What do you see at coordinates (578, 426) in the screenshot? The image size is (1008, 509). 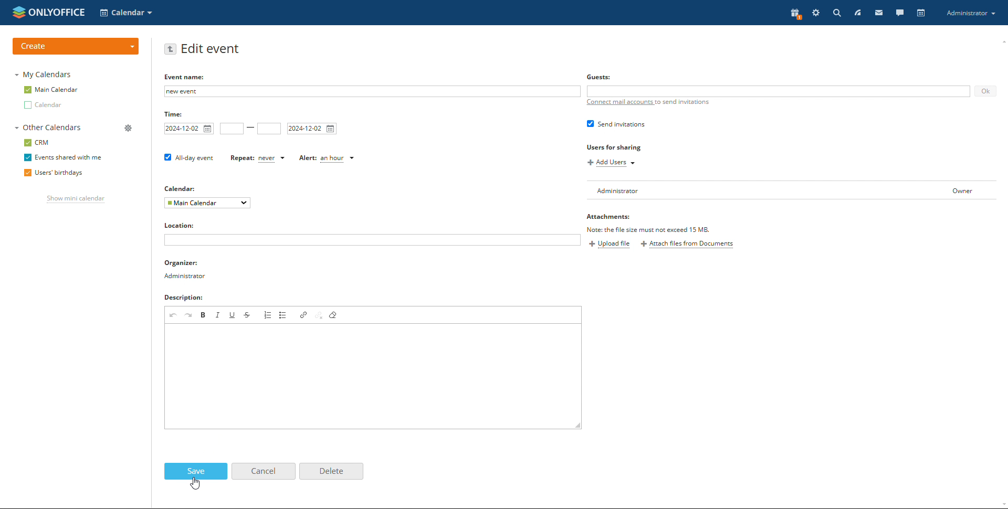 I see `resize box` at bounding box center [578, 426].